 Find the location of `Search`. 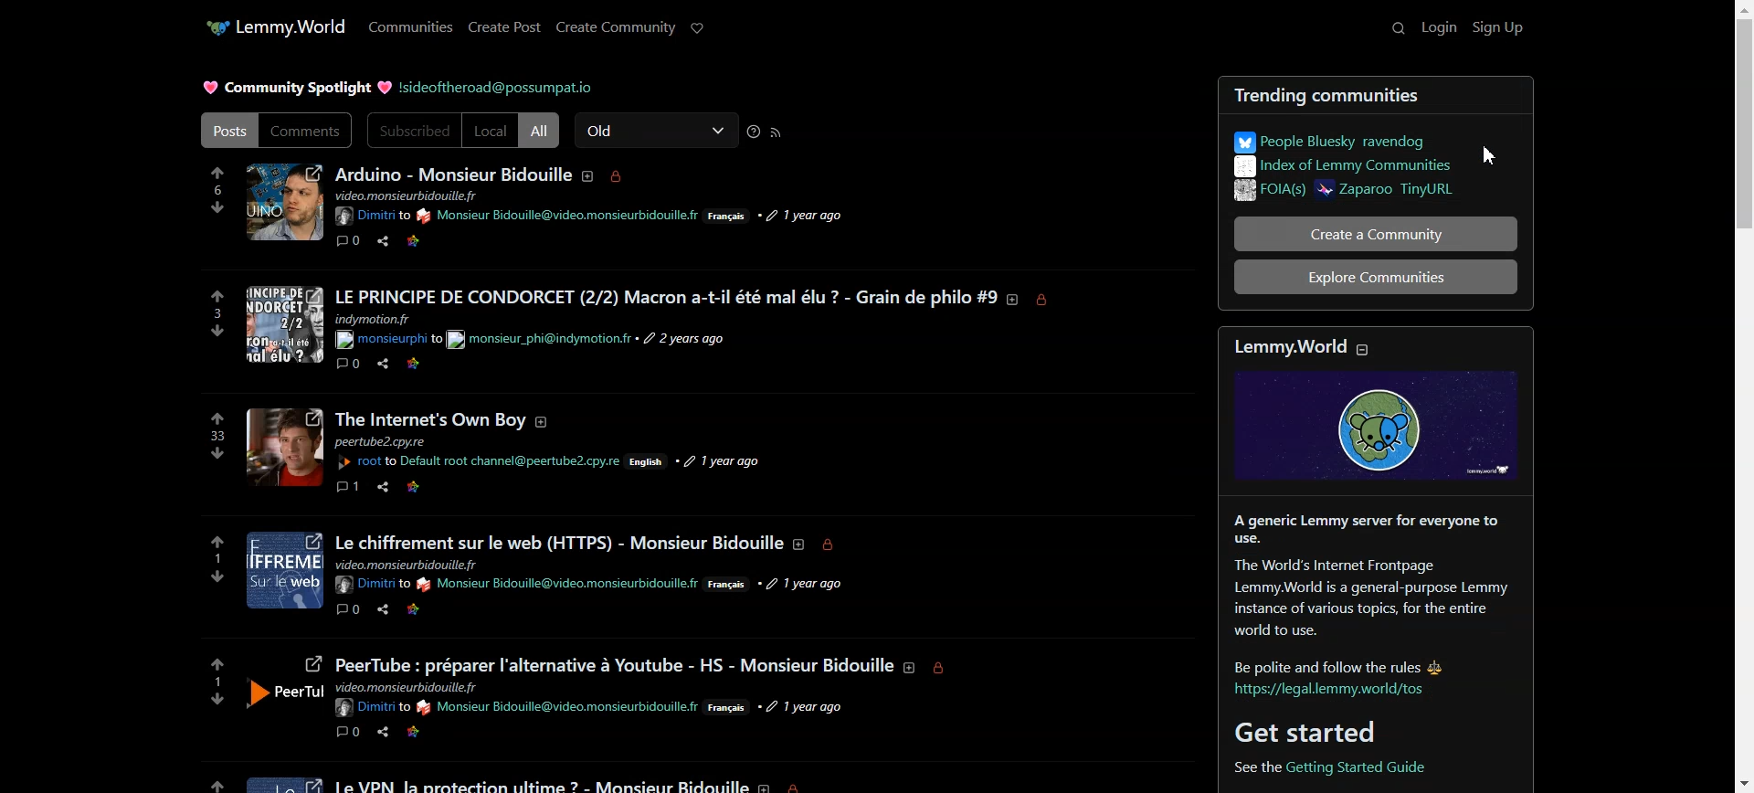

Search is located at coordinates (1389, 27).